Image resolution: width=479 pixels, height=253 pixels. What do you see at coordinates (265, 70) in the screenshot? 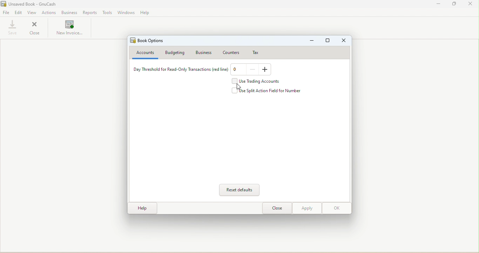
I see `Increase` at bounding box center [265, 70].